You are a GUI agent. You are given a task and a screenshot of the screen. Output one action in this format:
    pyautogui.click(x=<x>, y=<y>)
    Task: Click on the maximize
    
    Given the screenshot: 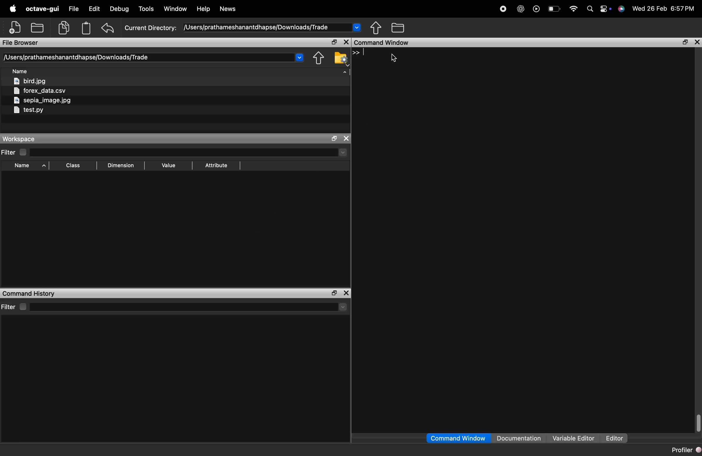 What is the action you would take?
    pyautogui.click(x=334, y=293)
    